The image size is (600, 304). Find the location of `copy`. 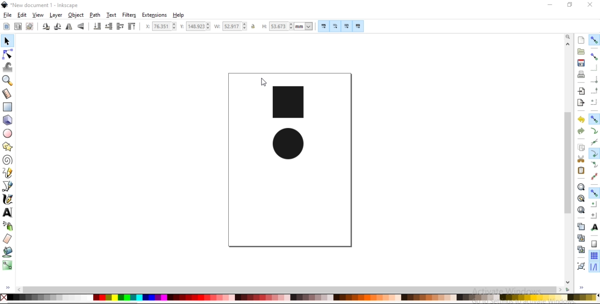

copy is located at coordinates (582, 148).